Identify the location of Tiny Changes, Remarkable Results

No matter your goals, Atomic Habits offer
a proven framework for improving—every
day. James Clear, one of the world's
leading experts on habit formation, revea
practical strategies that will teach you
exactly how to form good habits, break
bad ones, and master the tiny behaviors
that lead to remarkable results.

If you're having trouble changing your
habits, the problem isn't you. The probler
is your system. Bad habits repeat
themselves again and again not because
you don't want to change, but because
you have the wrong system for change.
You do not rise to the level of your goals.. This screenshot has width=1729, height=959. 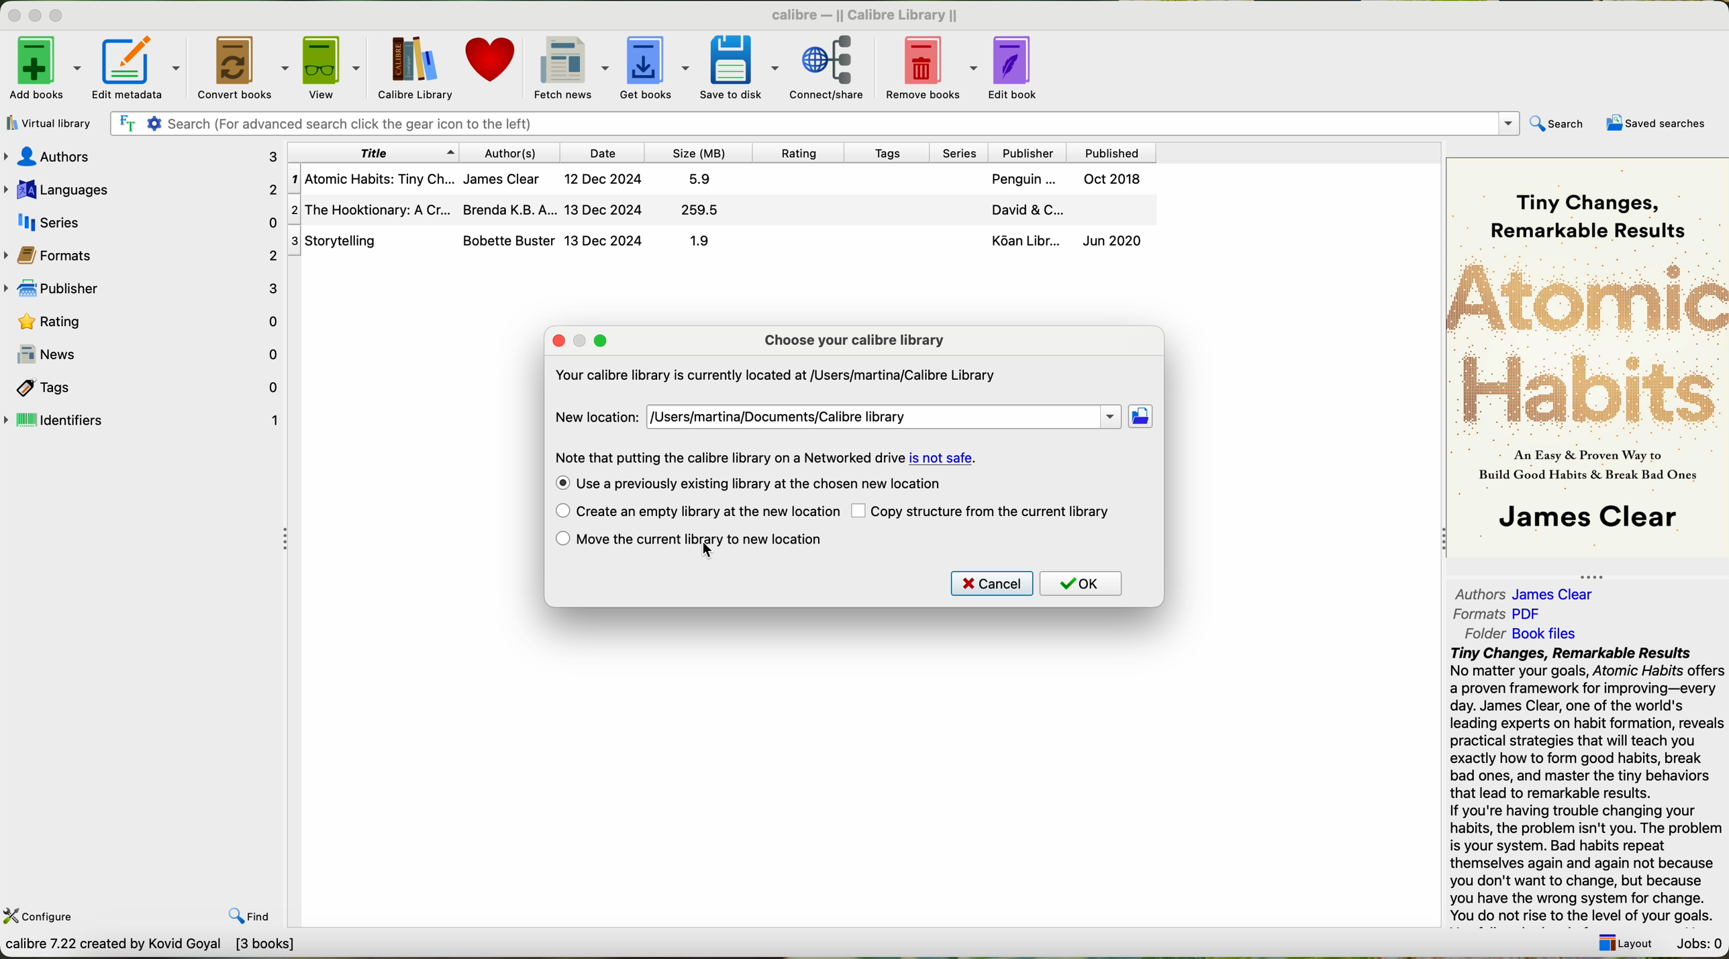
(1585, 785).